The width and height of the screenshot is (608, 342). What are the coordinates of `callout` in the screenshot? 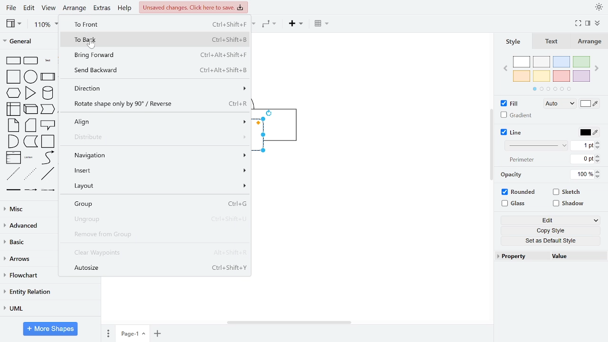 It's located at (48, 124).